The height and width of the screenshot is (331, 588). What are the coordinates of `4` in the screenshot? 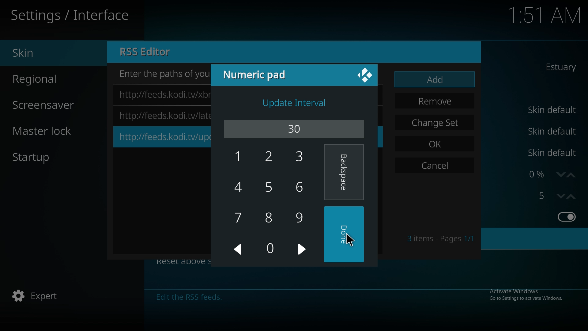 It's located at (235, 187).